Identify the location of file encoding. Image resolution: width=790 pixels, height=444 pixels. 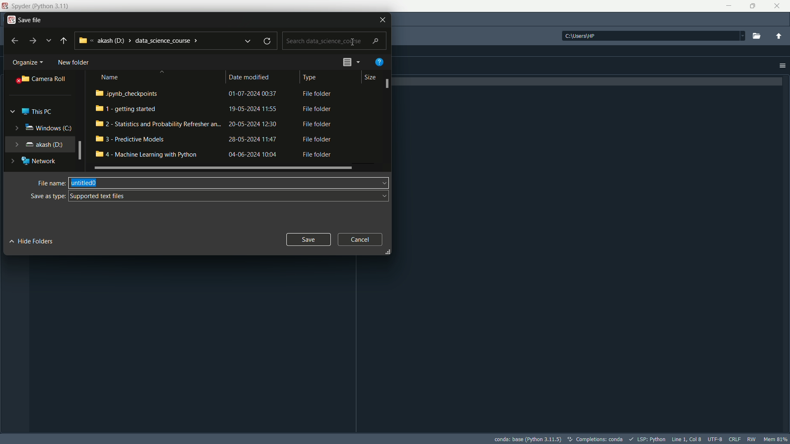
(715, 439).